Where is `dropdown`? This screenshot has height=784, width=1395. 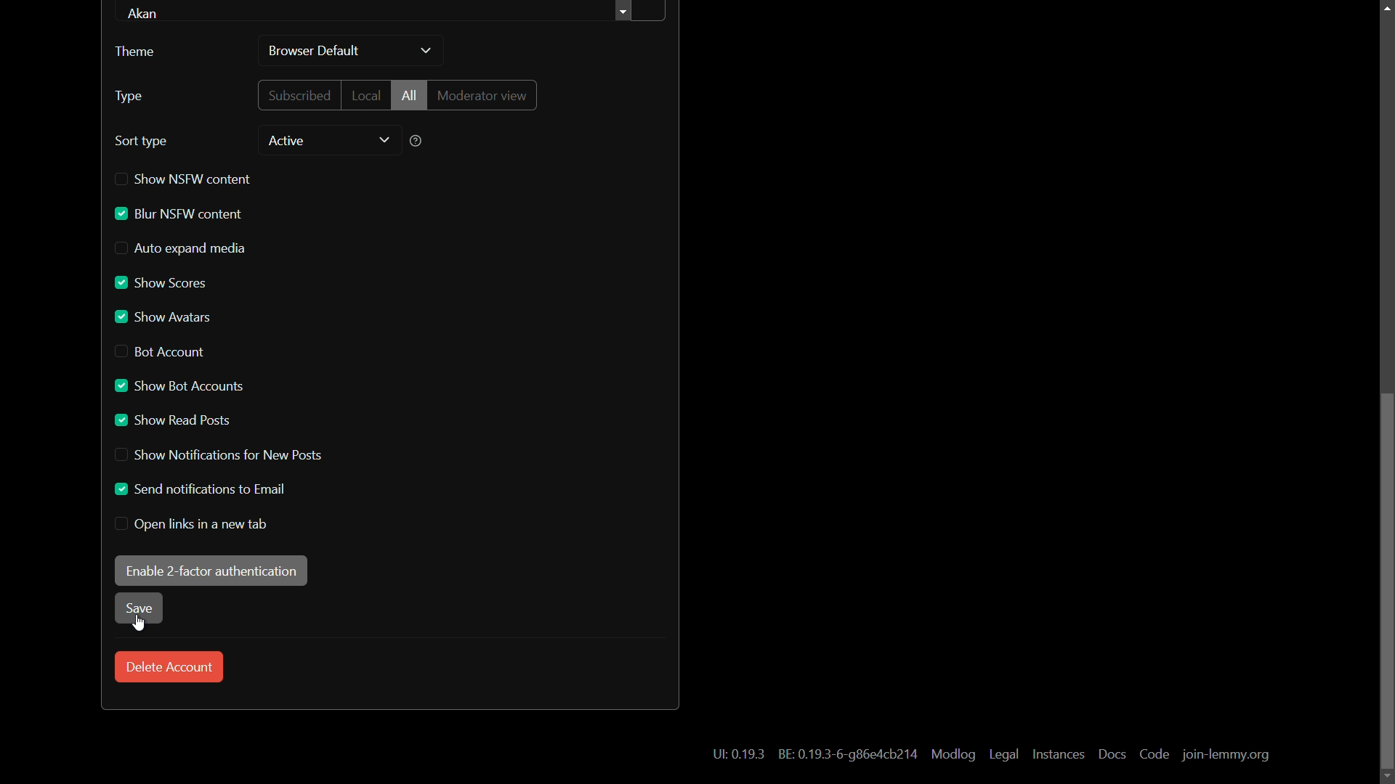
dropdown is located at coordinates (384, 141).